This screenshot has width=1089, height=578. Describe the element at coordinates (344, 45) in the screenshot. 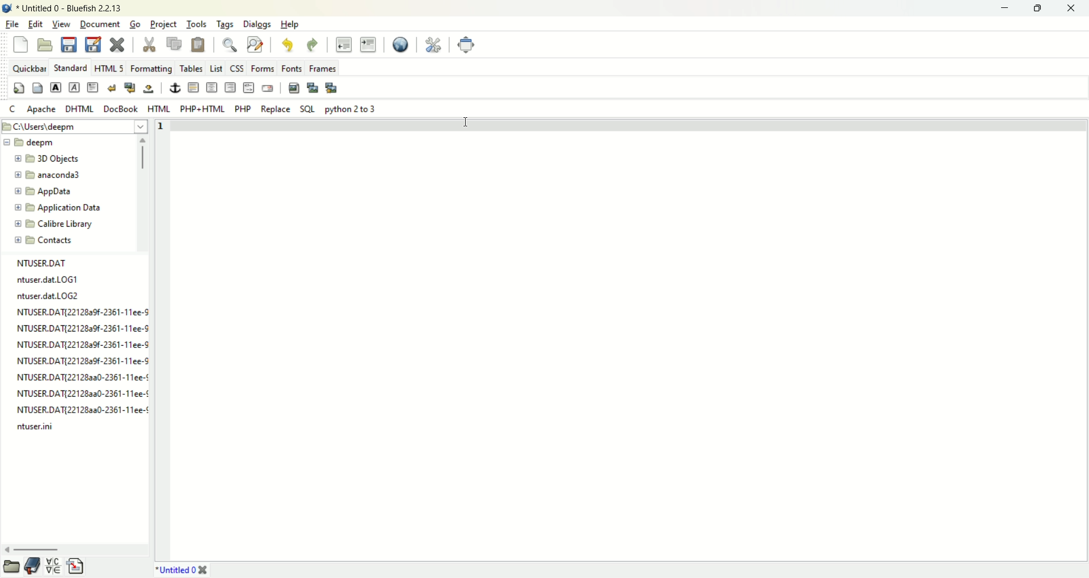

I see `unindent` at that location.